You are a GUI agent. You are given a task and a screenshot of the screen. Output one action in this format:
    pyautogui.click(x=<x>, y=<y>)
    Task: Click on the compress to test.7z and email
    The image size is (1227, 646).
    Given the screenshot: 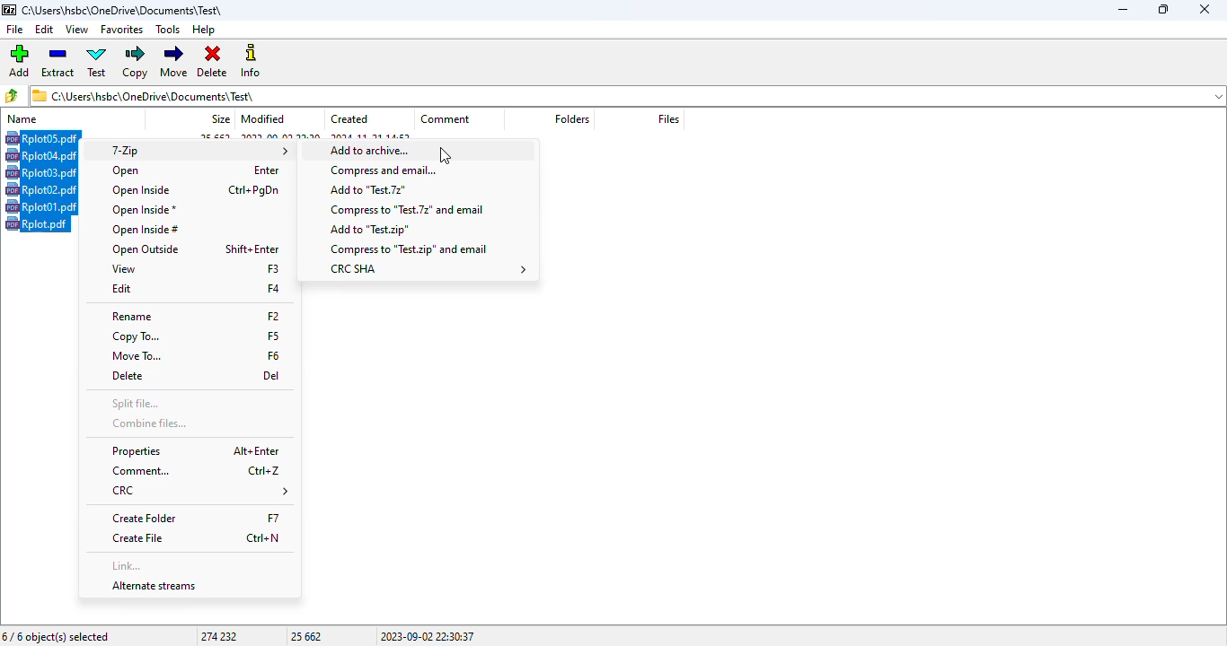 What is the action you would take?
    pyautogui.click(x=405, y=208)
    